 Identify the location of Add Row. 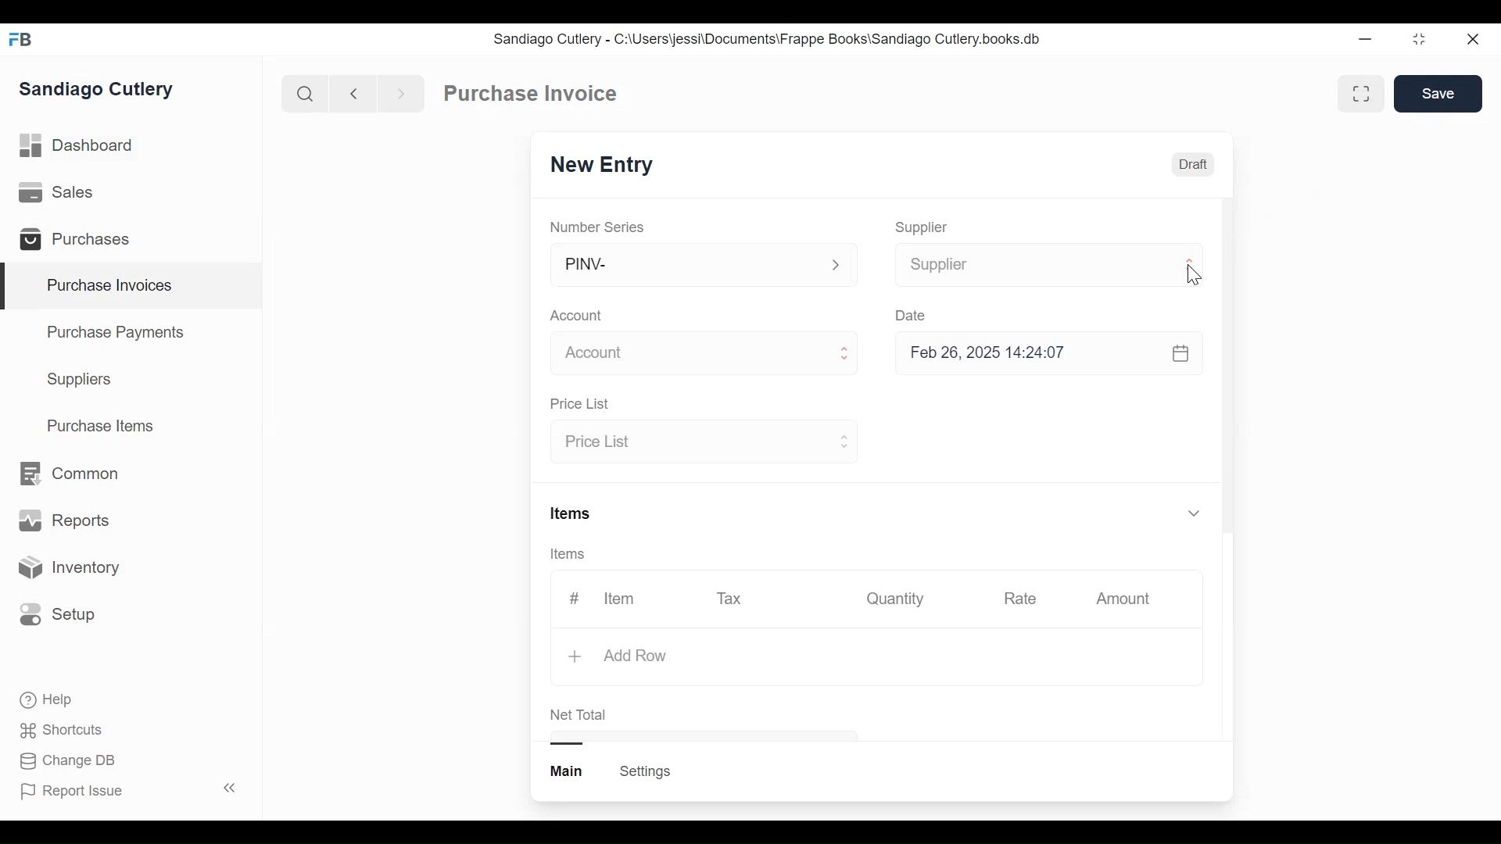
(636, 655).